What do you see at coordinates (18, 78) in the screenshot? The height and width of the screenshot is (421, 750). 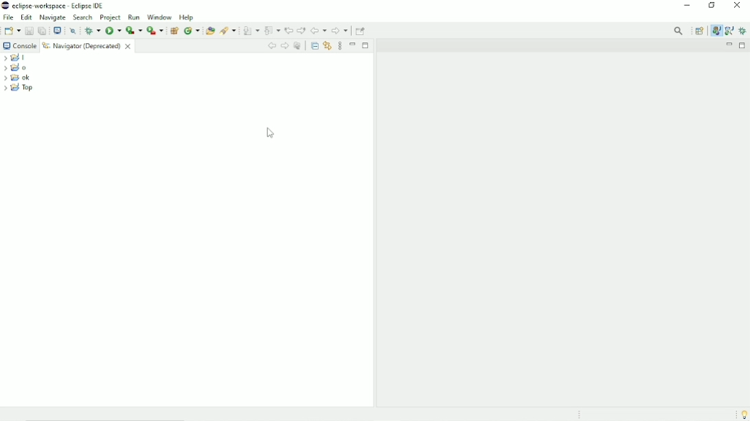 I see `ok` at bounding box center [18, 78].